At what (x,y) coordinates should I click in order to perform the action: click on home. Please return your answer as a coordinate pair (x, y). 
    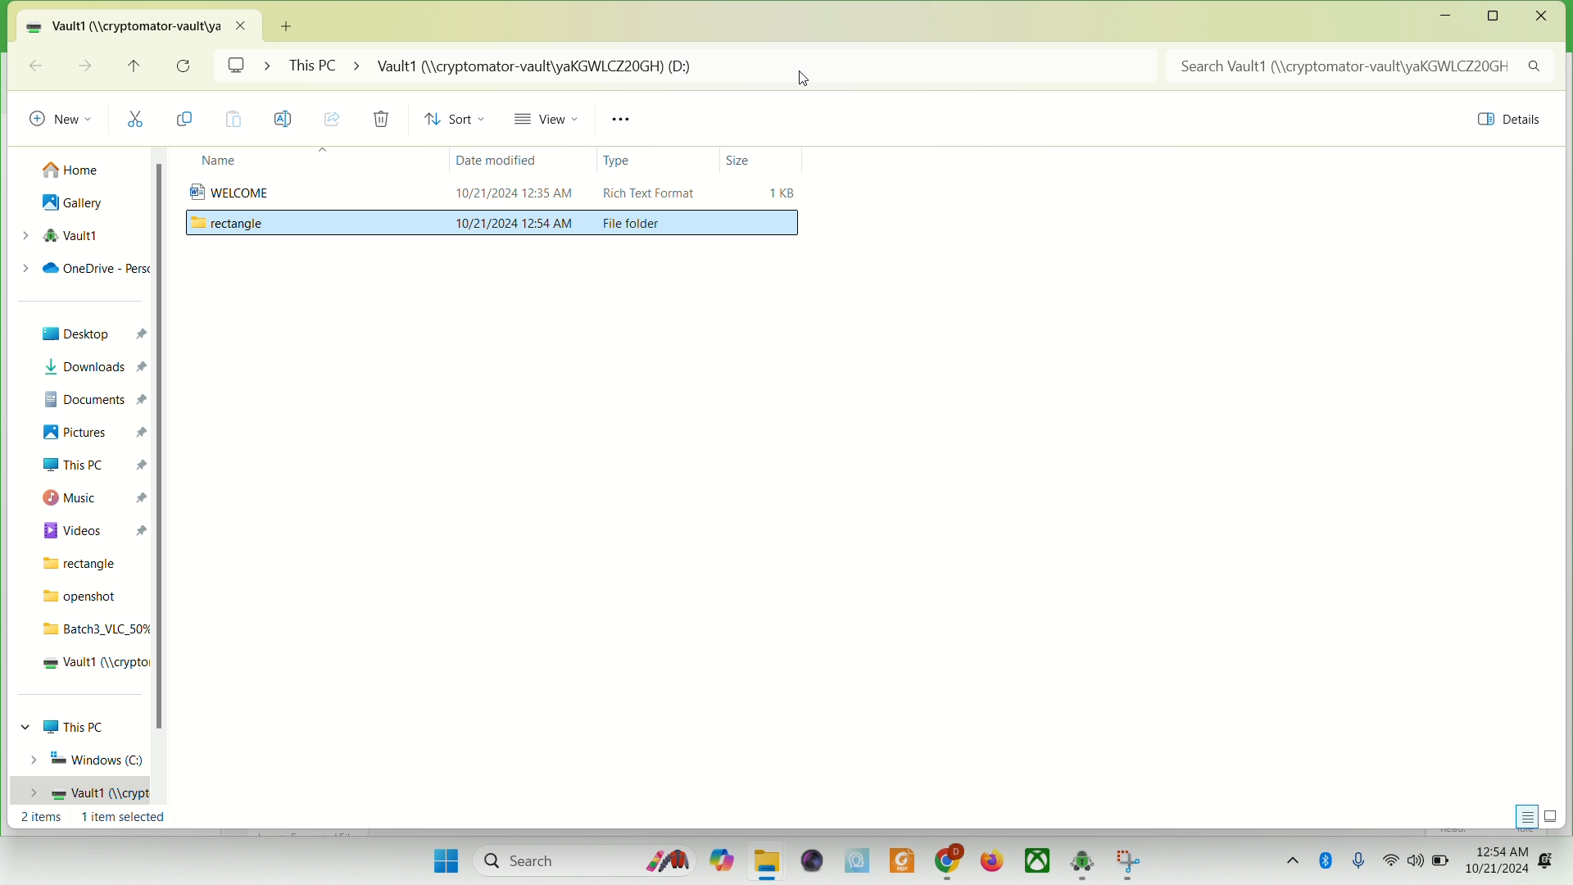
    Looking at the image, I should click on (73, 166).